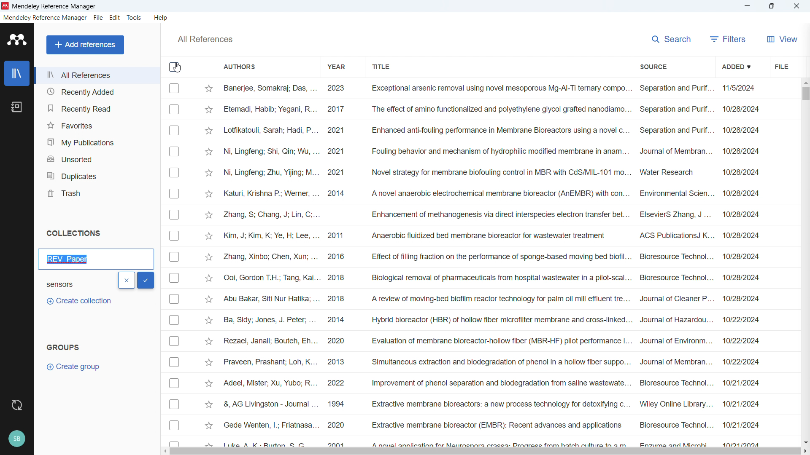 Image resolution: width=810 pixels, height=455 pixels. What do you see at coordinates (337, 66) in the screenshot?
I see `Year` at bounding box center [337, 66].